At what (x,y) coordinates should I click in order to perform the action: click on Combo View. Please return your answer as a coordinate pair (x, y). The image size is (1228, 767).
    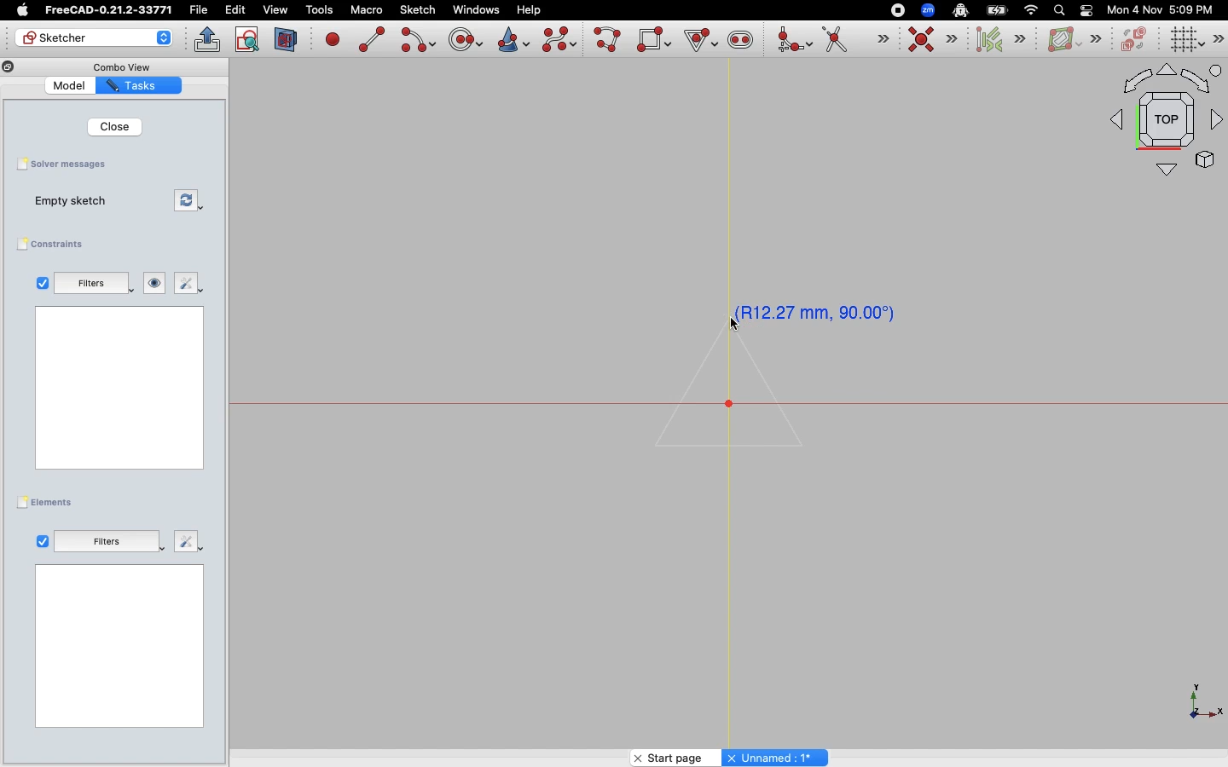
    Looking at the image, I should click on (121, 66).